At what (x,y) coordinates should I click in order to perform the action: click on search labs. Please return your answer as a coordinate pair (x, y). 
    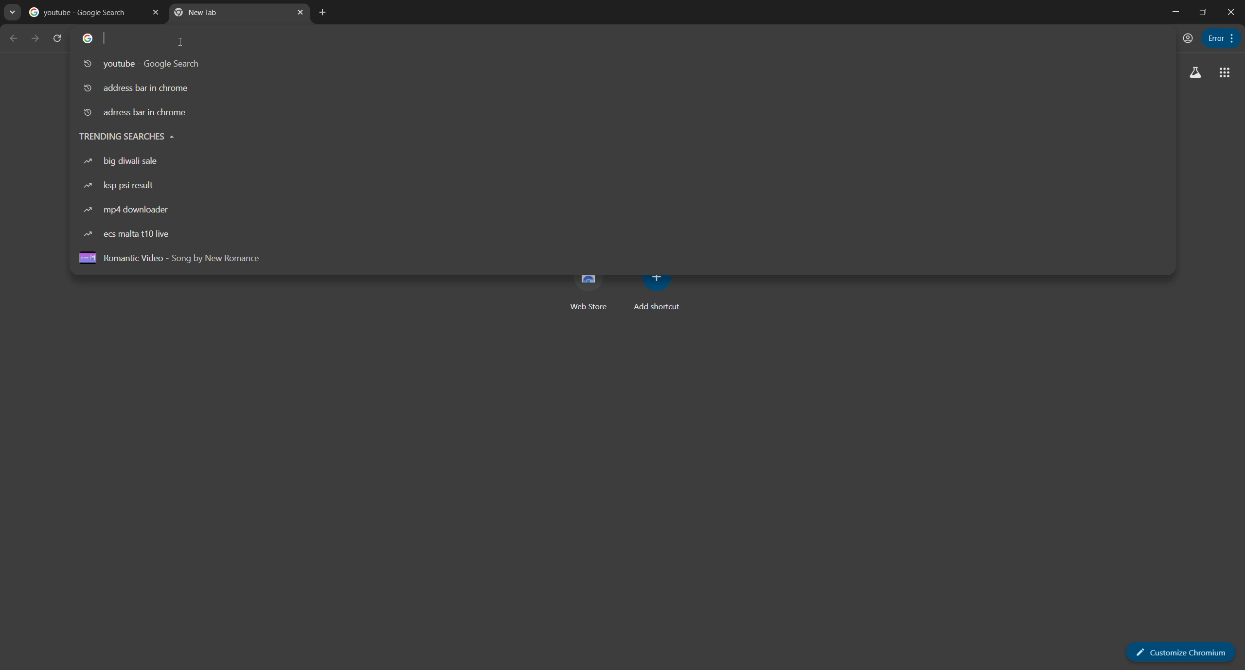
    Looking at the image, I should click on (1195, 73).